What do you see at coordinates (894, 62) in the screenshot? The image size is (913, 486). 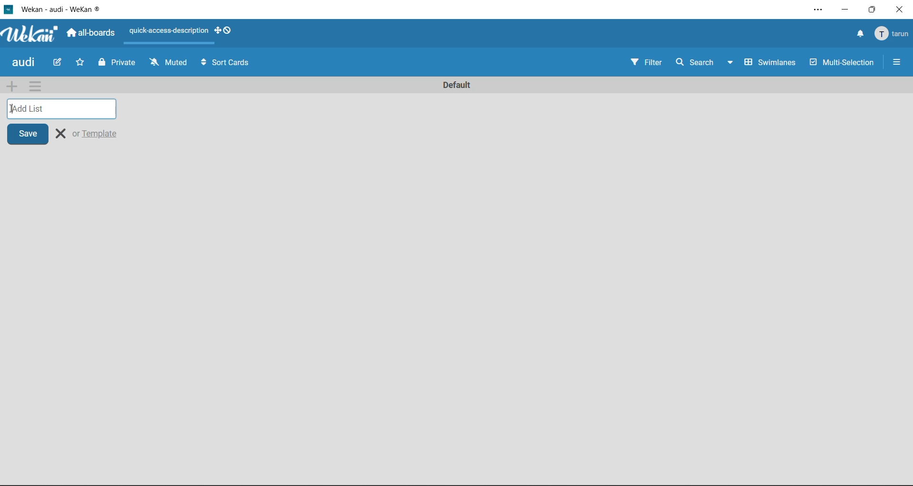 I see `More Options` at bounding box center [894, 62].